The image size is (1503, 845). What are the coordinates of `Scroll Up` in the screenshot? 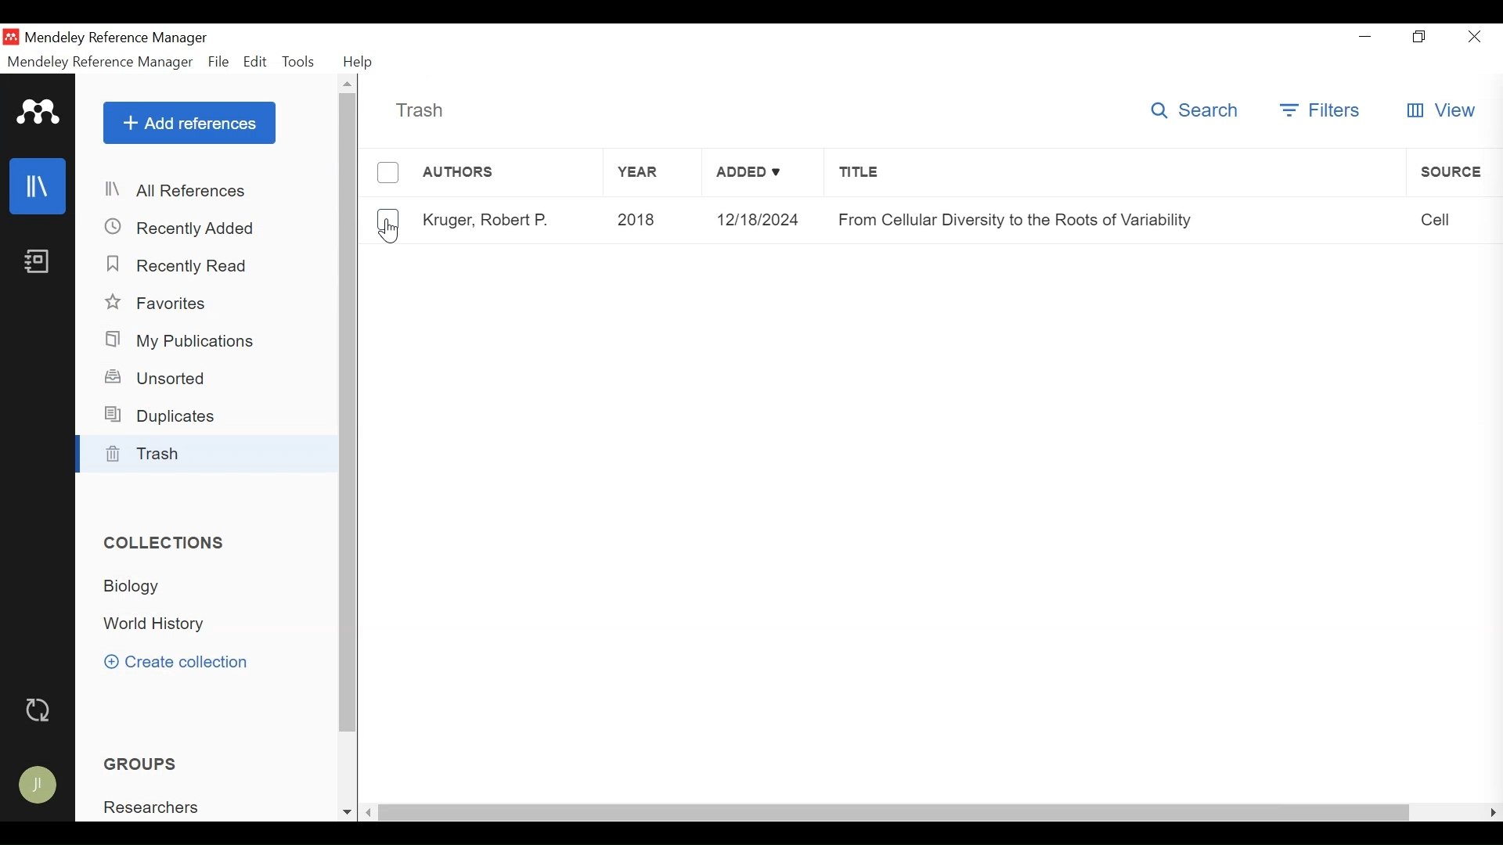 It's located at (347, 83).